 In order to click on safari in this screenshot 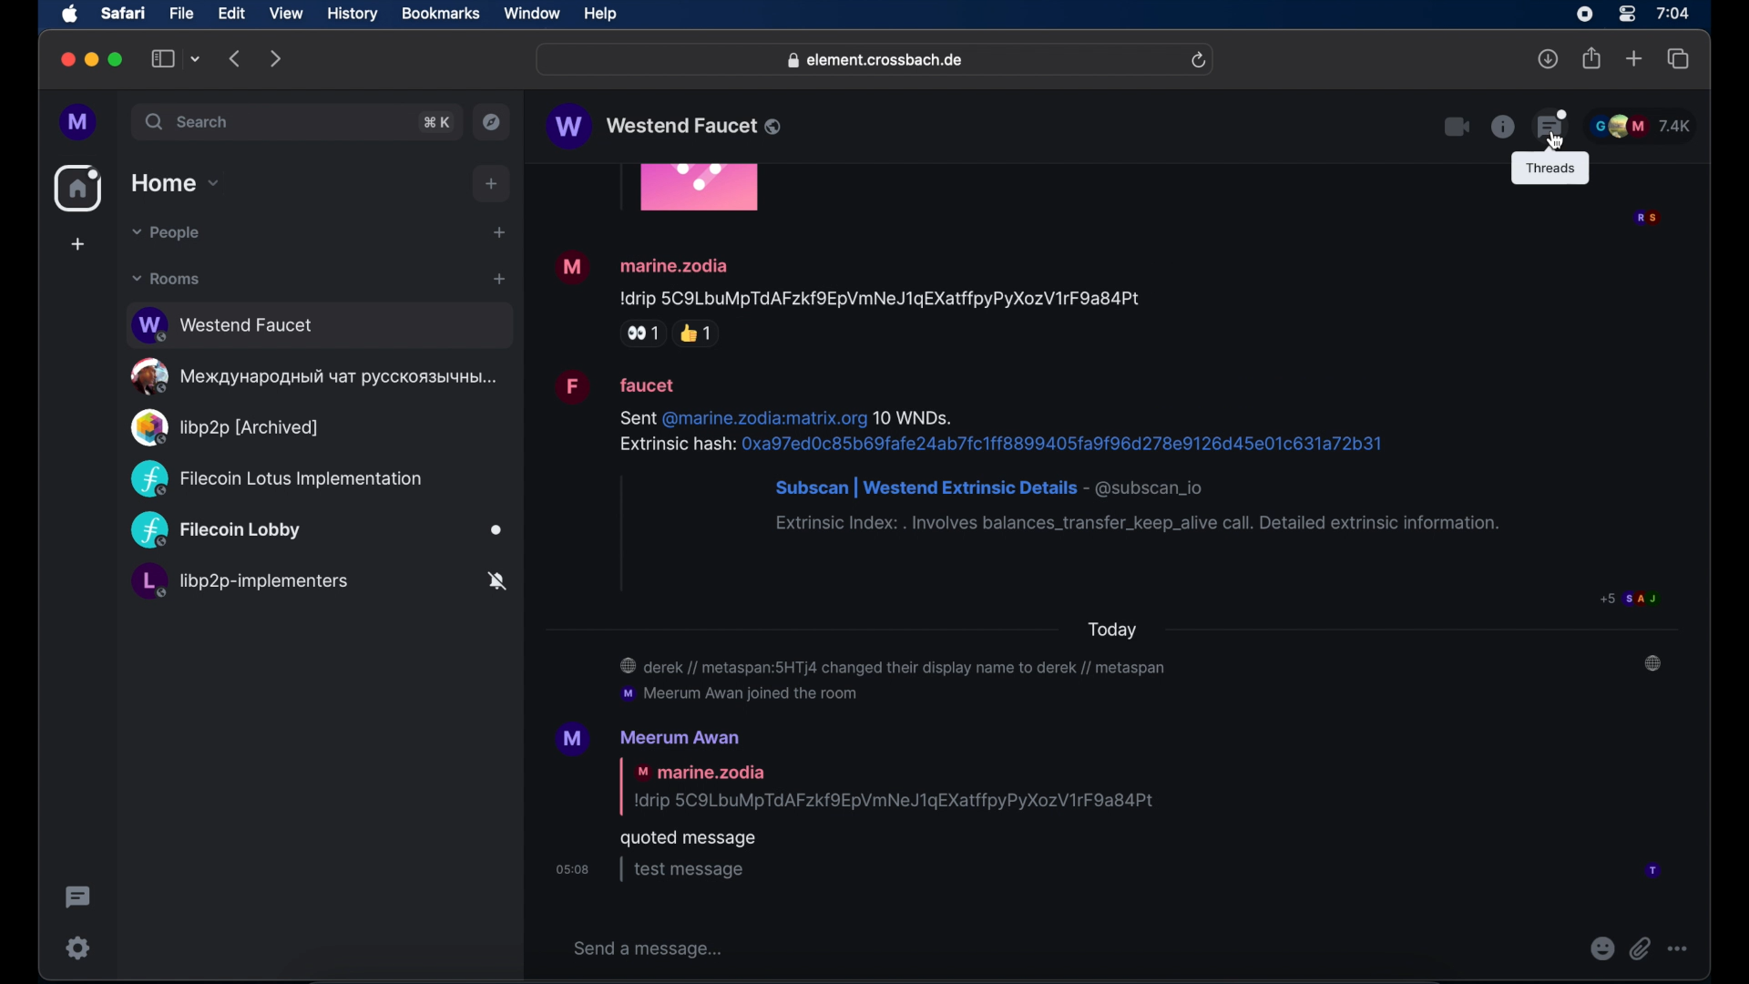, I will do `click(125, 15)`.